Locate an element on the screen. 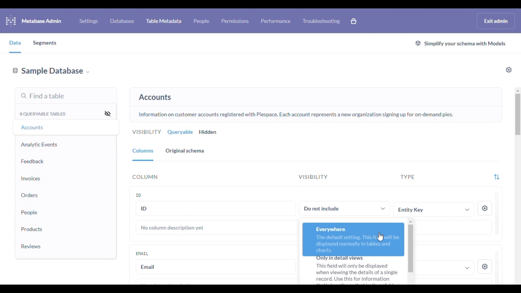  invoices is located at coordinates (31, 179).